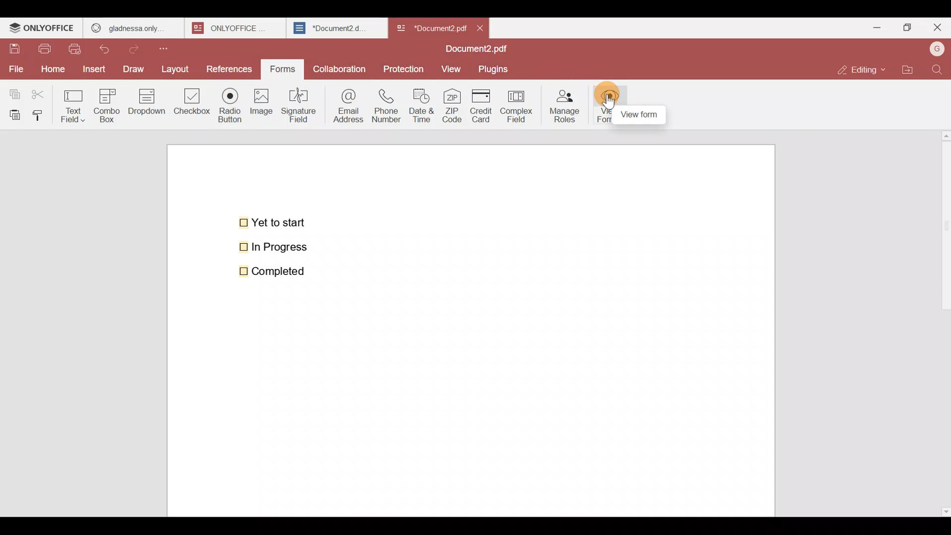  Describe the element at coordinates (279, 247) in the screenshot. I see `In Progress` at that location.